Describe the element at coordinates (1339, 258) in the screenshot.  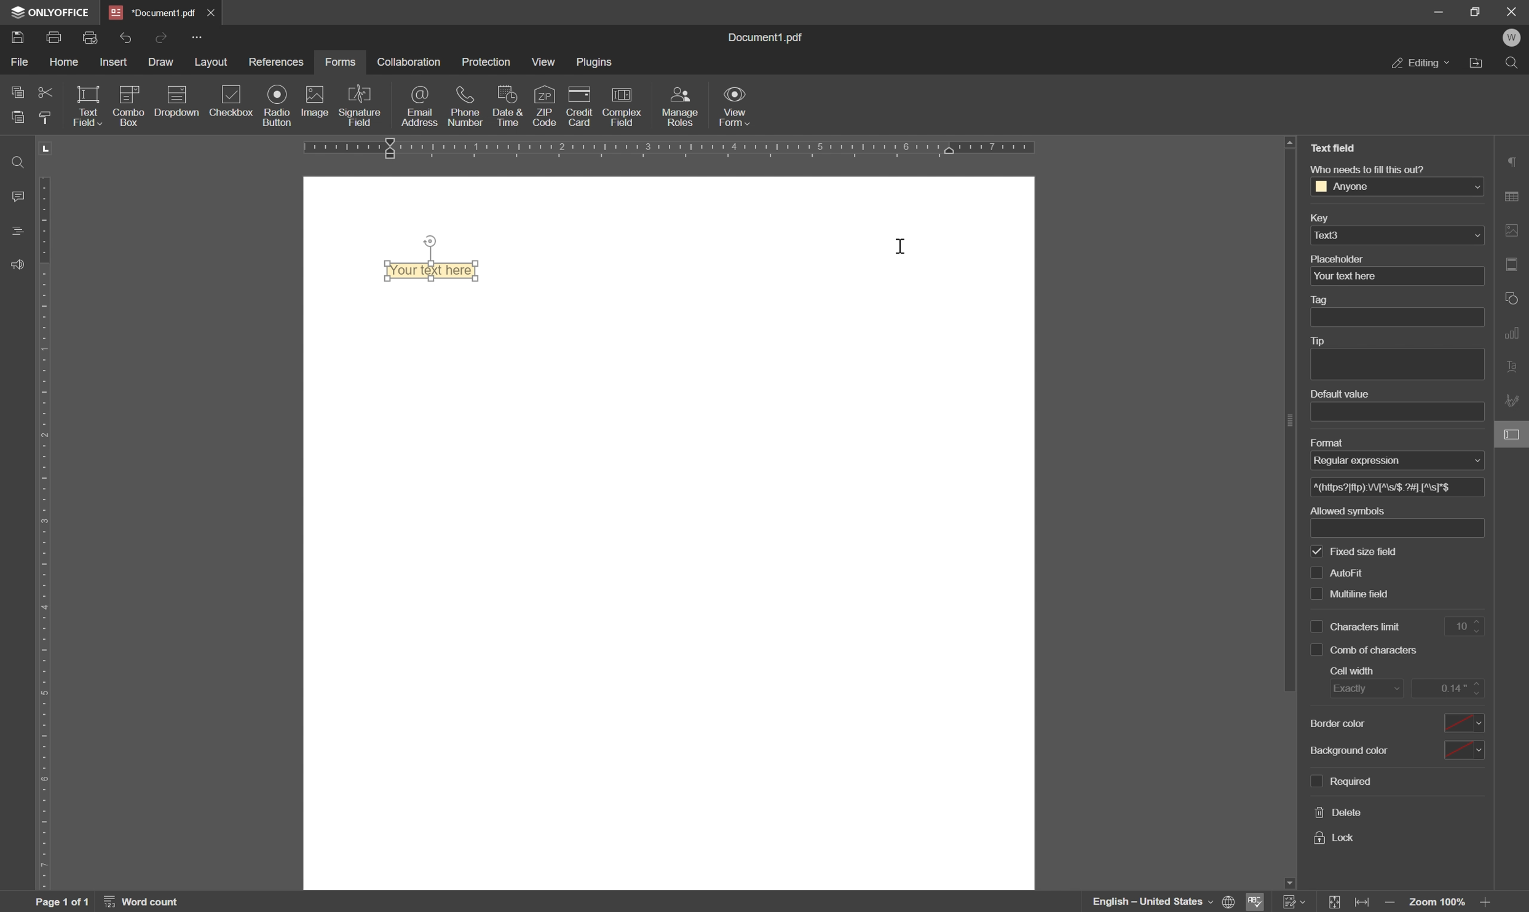
I see `placeholder` at that location.